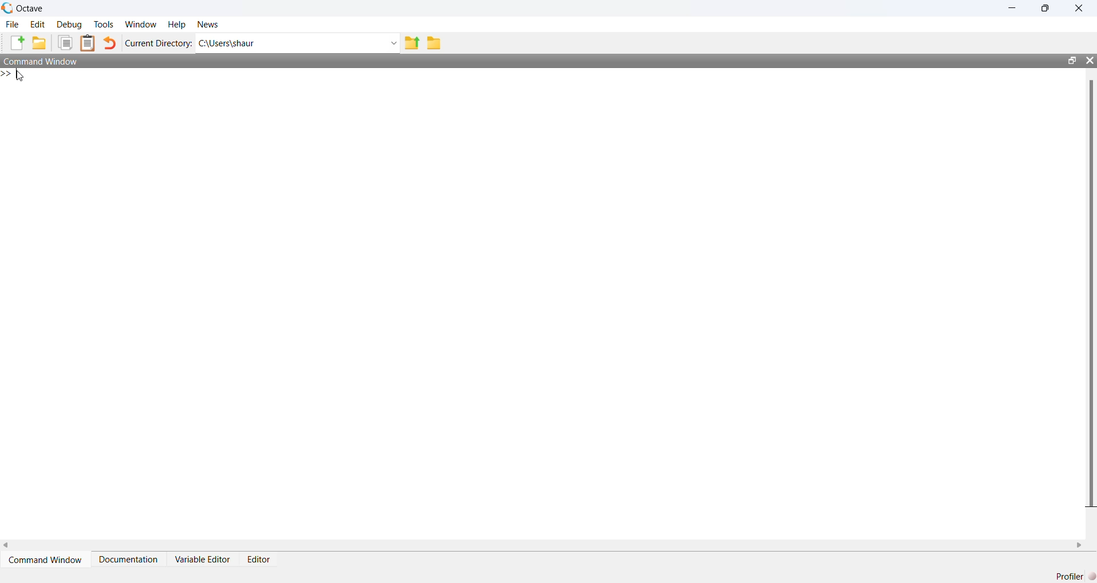 This screenshot has height=583, width=1097. I want to click on Editor, so click(259, 560).